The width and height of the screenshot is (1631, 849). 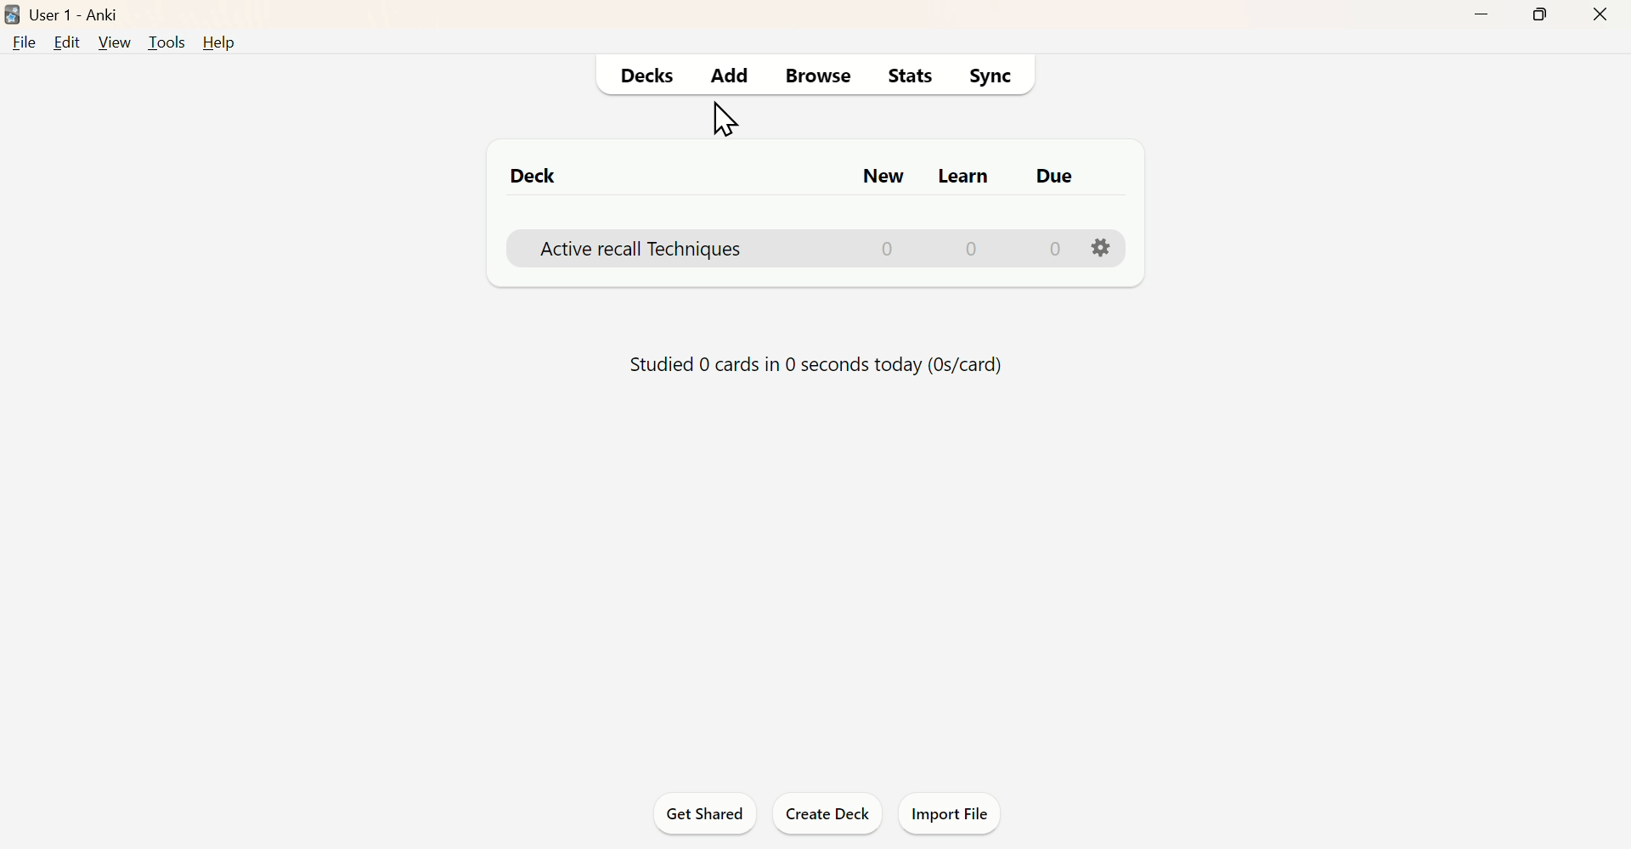 What do you see at coordinates (220, 44) in the screenshot?
I see `Help` at bounding box center [220, 44].